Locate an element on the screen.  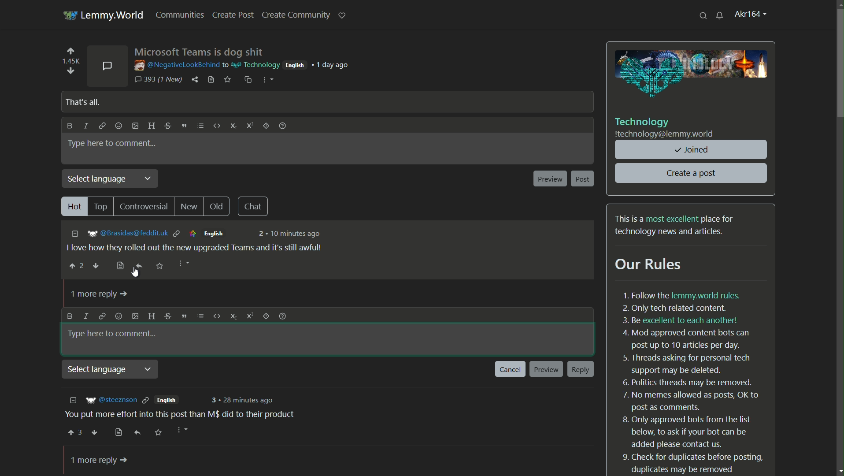
post is located at coordinates (583, 179).